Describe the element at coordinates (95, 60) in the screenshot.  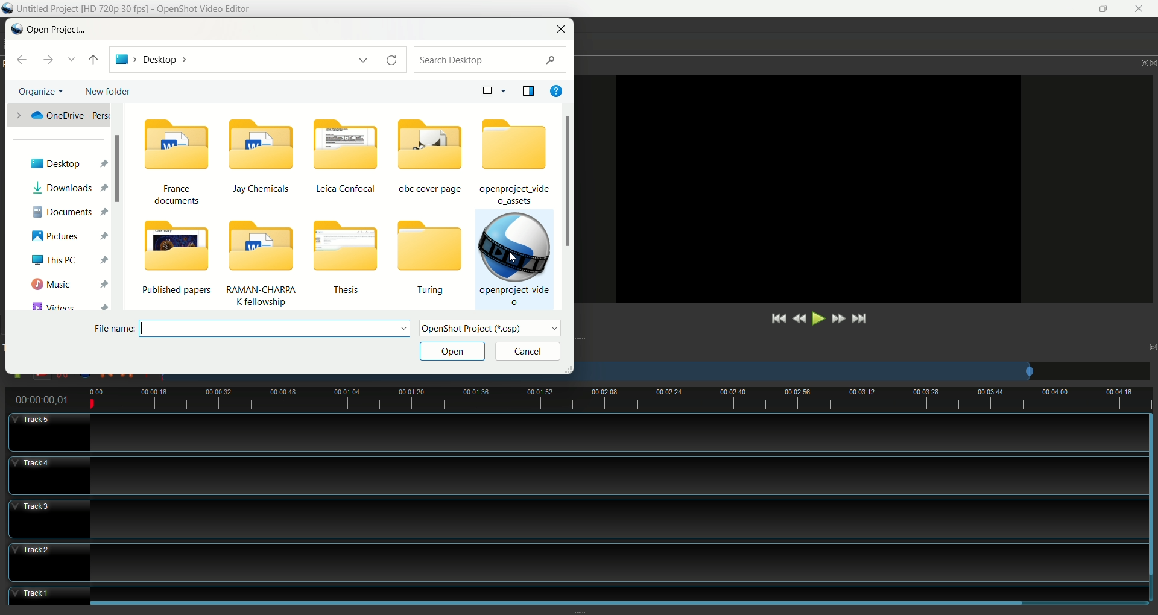
I see `up to` at that location.